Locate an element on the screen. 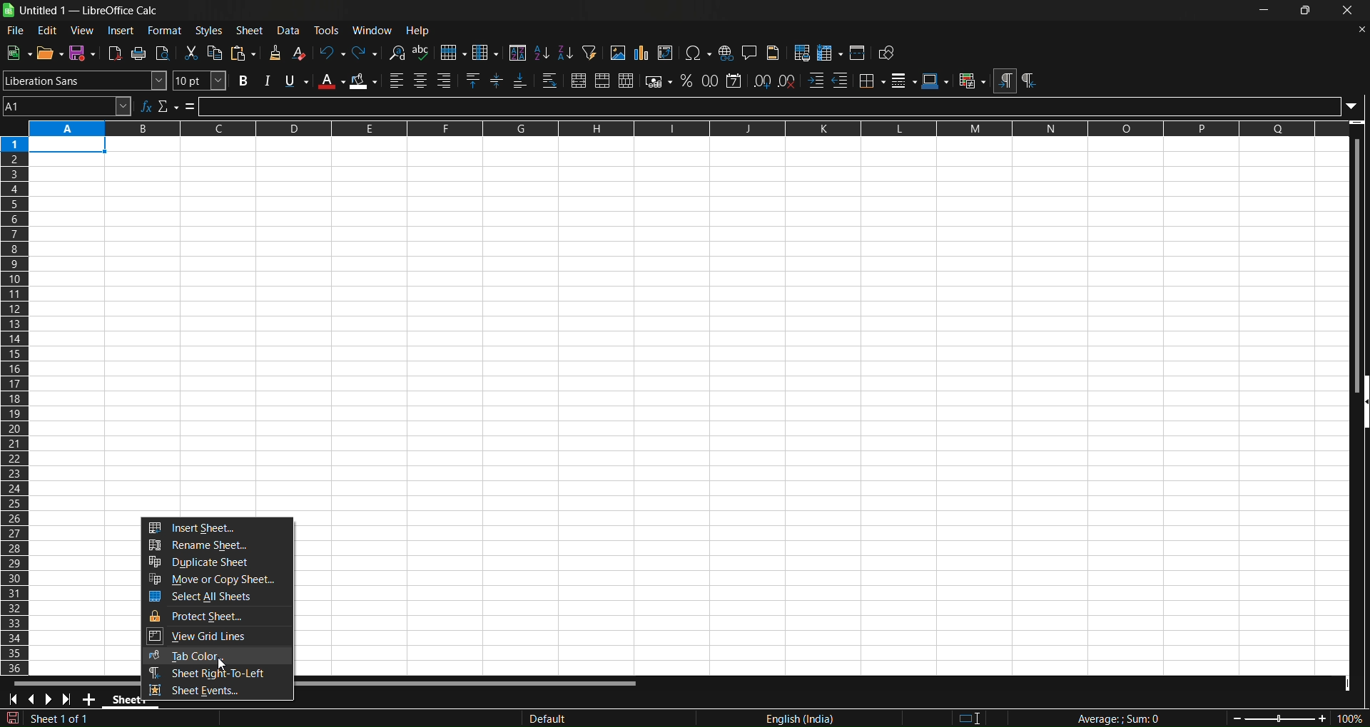  edit is located at coordinates (48, 31).